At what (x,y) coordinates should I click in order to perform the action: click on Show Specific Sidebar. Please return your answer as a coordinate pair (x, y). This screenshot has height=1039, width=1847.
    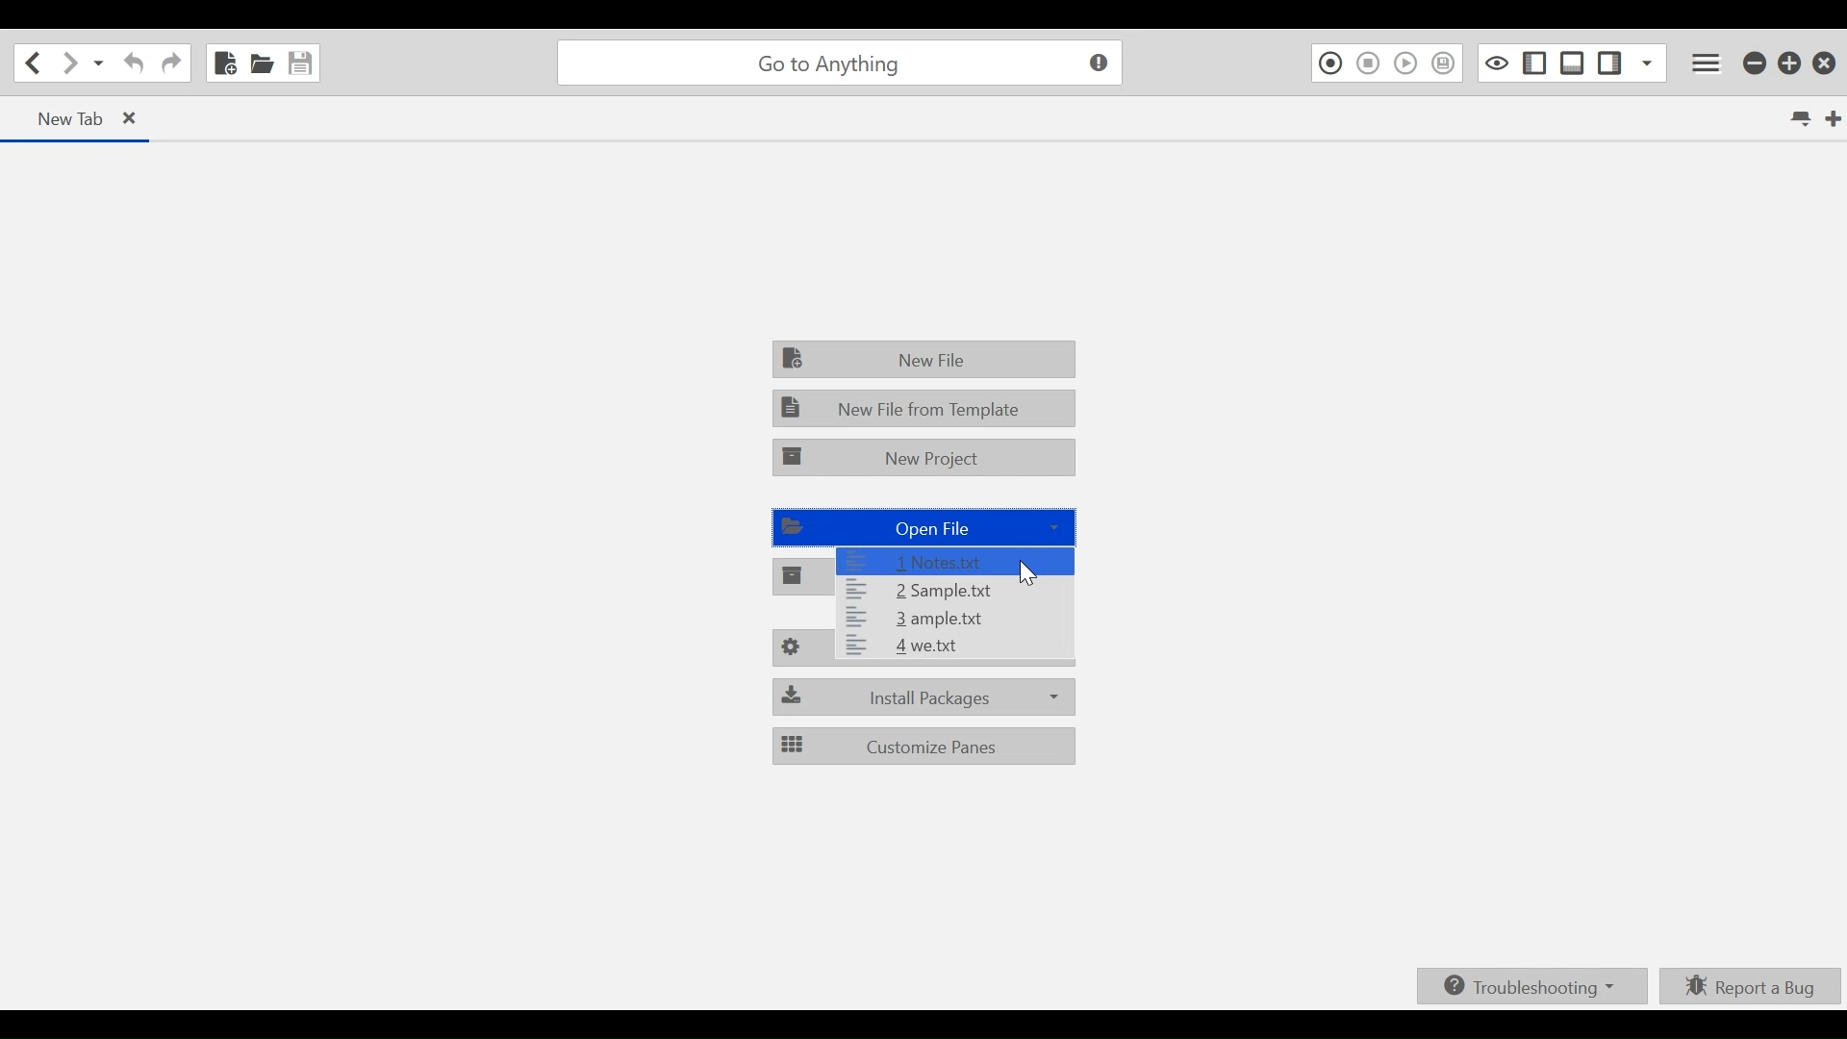
    Looking at the image, I should click on (1648, 63).